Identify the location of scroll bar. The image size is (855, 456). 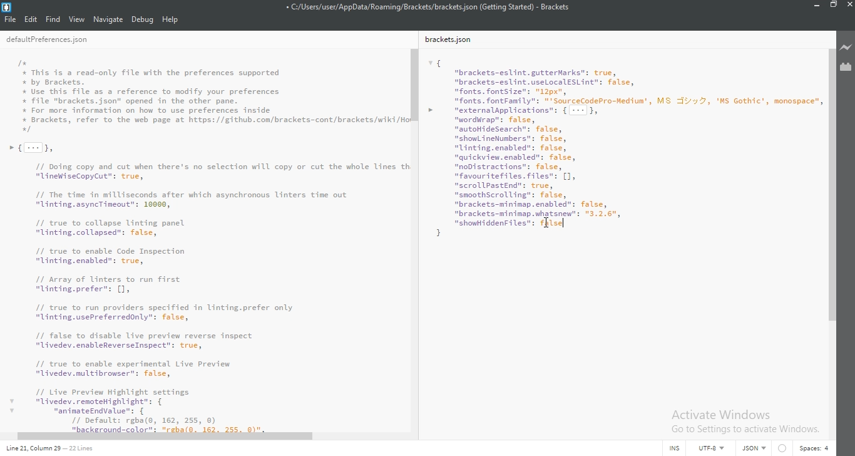
(829, 184).